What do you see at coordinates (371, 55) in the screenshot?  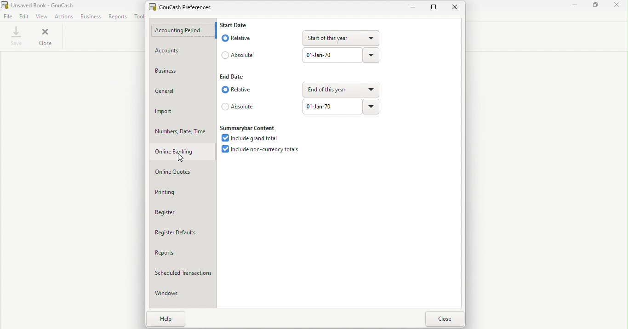 I see `Drop down` at bounding box center [371, 55].